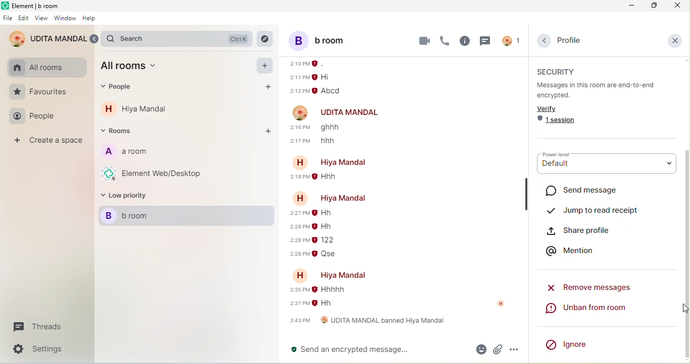 This screenshot has width=690, height=364. What do you see at coordinates (351, 113) in the screenshot?
I see `udita mandal` at bounding box center [351, 113].